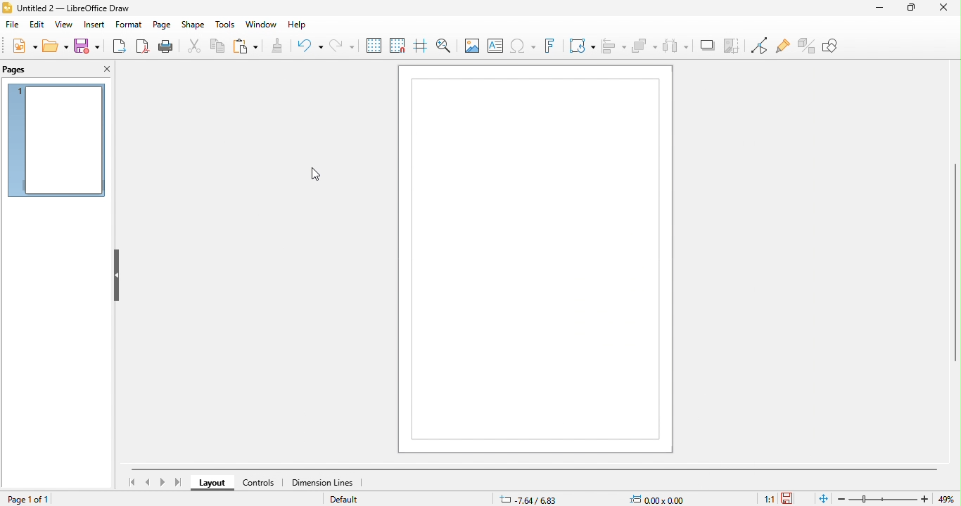 The width and height of the screenshot is (961, 506). I want to click on export as pdf, so click(144, 46).